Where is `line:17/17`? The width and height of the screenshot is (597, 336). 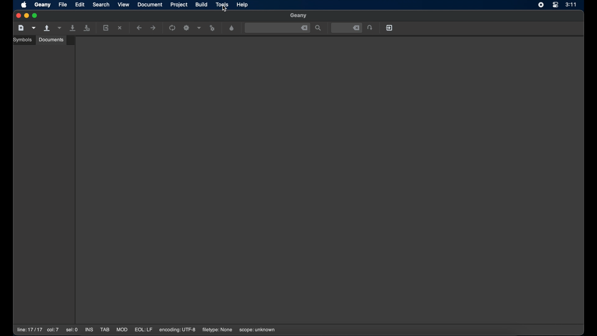 line:17/17 is located at coordinates (29, 330).